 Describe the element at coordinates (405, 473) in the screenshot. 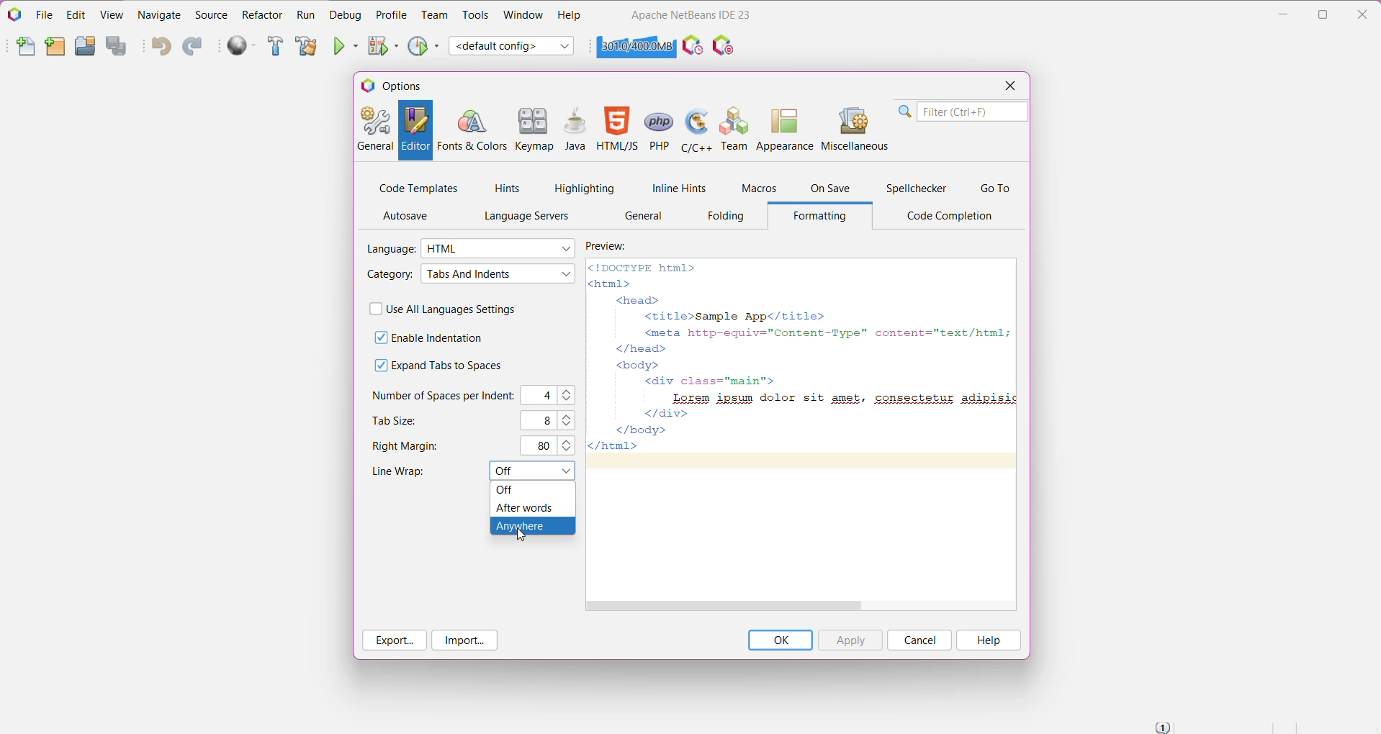

I see `Line Wrap` at that location.